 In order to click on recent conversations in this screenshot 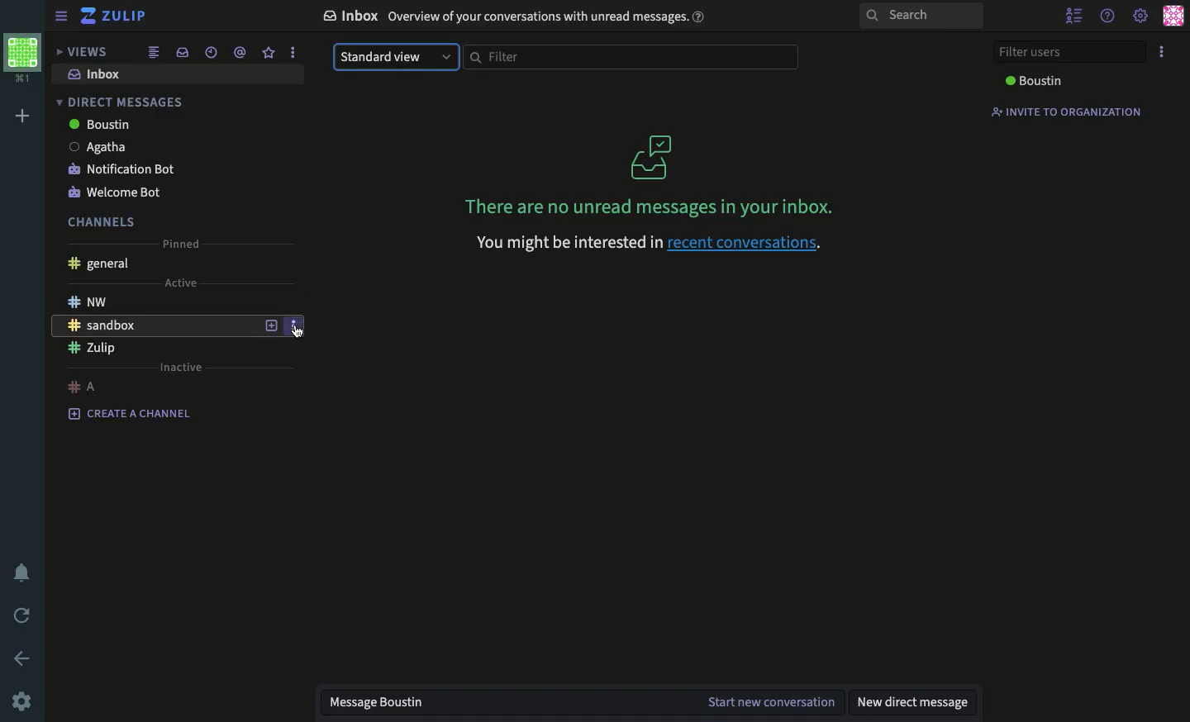, I will do `click(211, 52)`.